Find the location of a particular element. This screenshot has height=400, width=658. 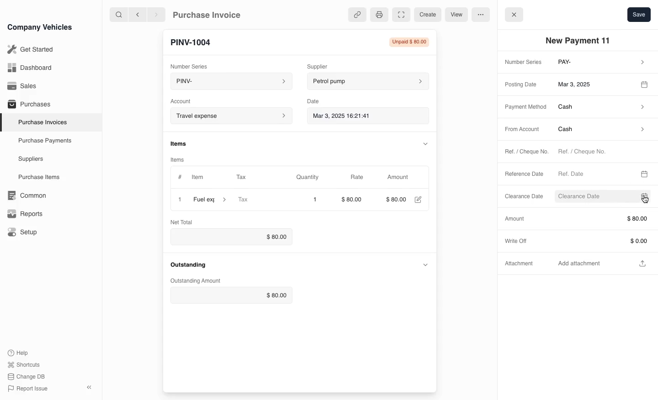

$000 is located at coordinates (396, 200).